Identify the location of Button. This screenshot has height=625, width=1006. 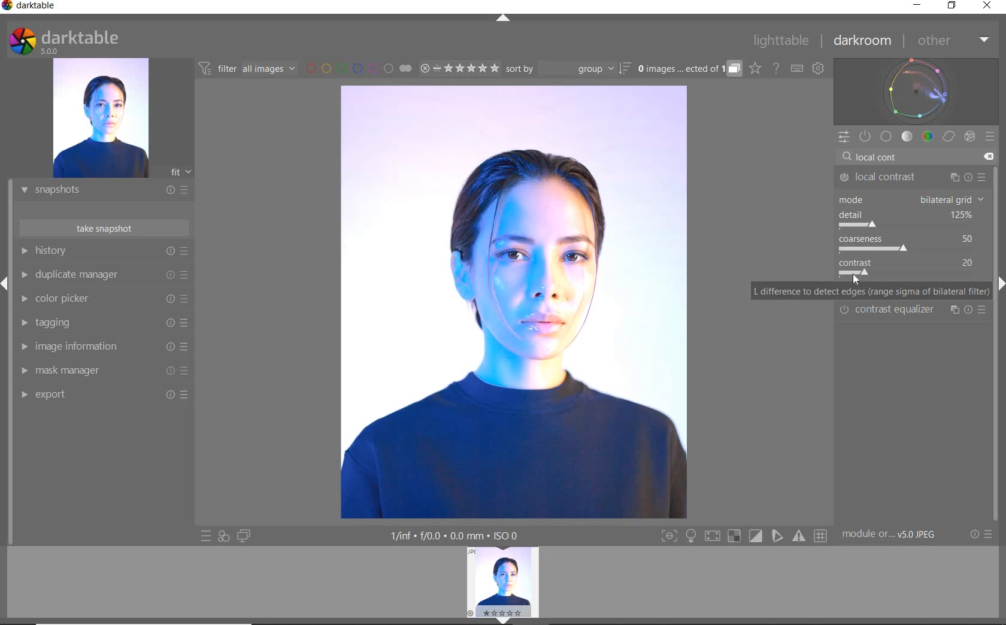
(756, 536).